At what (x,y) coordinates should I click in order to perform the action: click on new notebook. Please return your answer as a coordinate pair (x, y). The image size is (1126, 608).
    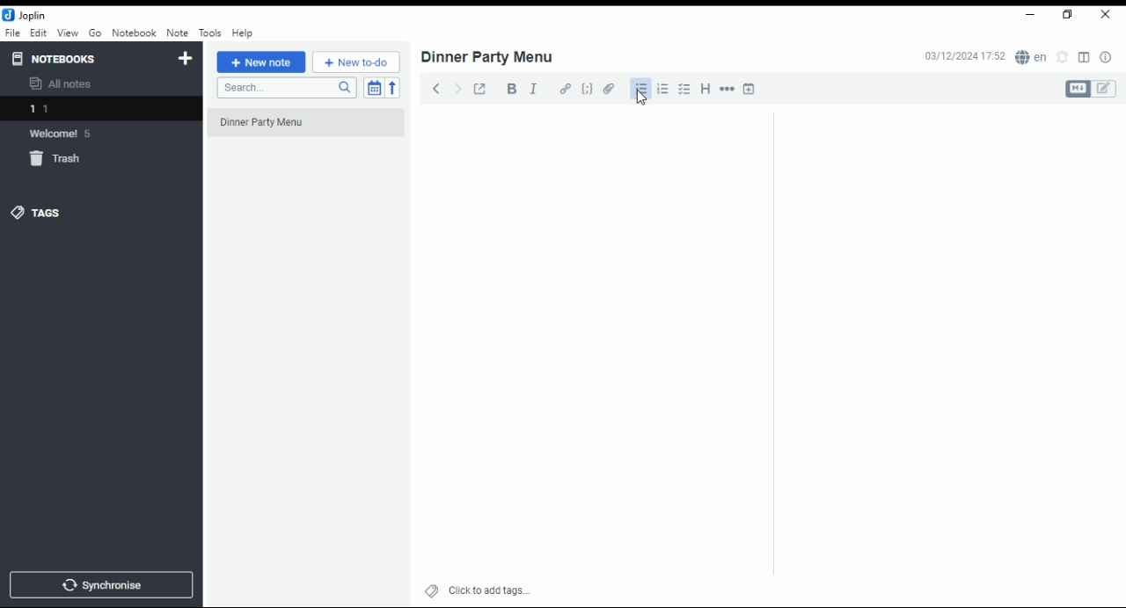
    Looking at the image, I should click on (186, 59).